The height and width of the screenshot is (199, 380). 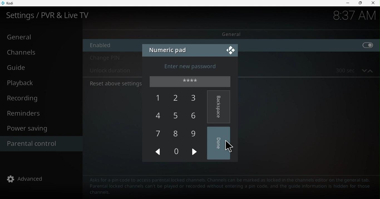 What do you see at coordinates (177, 133) in the screenshot?
I see `8` at bounding box center [177, 133].